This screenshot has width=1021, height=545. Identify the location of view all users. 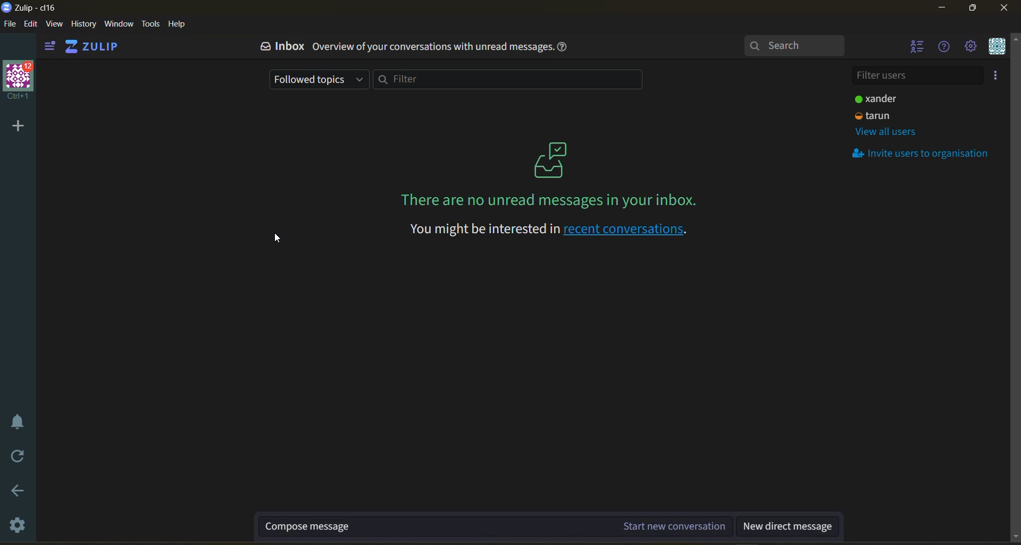
(888, 132).